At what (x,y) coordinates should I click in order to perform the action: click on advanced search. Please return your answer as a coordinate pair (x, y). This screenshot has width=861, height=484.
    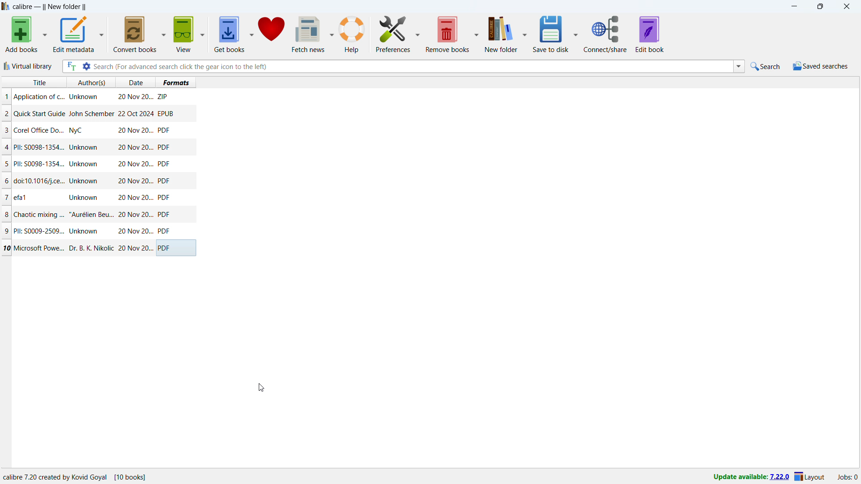
    Looking at the image, I should click on (87, 66).